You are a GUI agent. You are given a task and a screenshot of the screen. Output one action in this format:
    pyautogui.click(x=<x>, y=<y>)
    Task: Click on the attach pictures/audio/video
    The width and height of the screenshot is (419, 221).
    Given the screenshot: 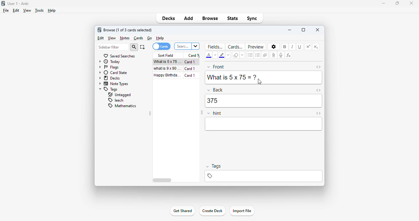 What is the action you would take?
    pyautogui.click(x=274, y=55)
    